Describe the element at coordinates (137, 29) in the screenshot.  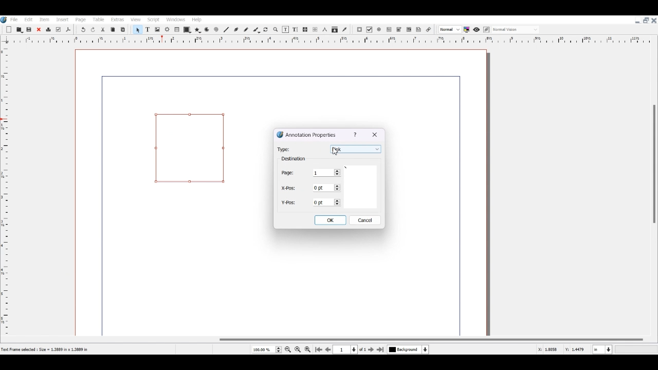
I see `Select Item` at that location.